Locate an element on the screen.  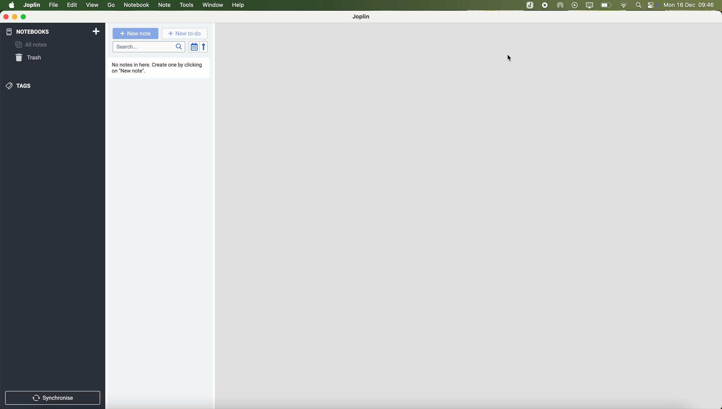
wifi is located at coordinates (625, 5).